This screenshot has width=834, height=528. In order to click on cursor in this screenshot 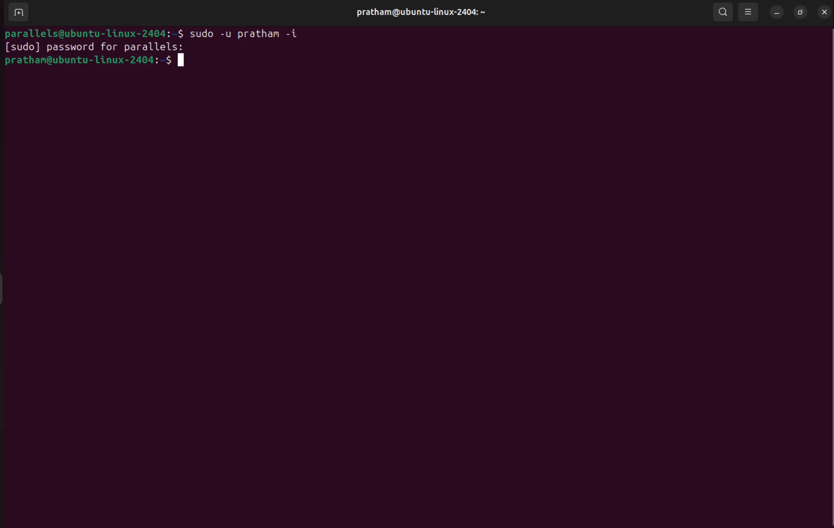, I will do `click(185, 60)`.